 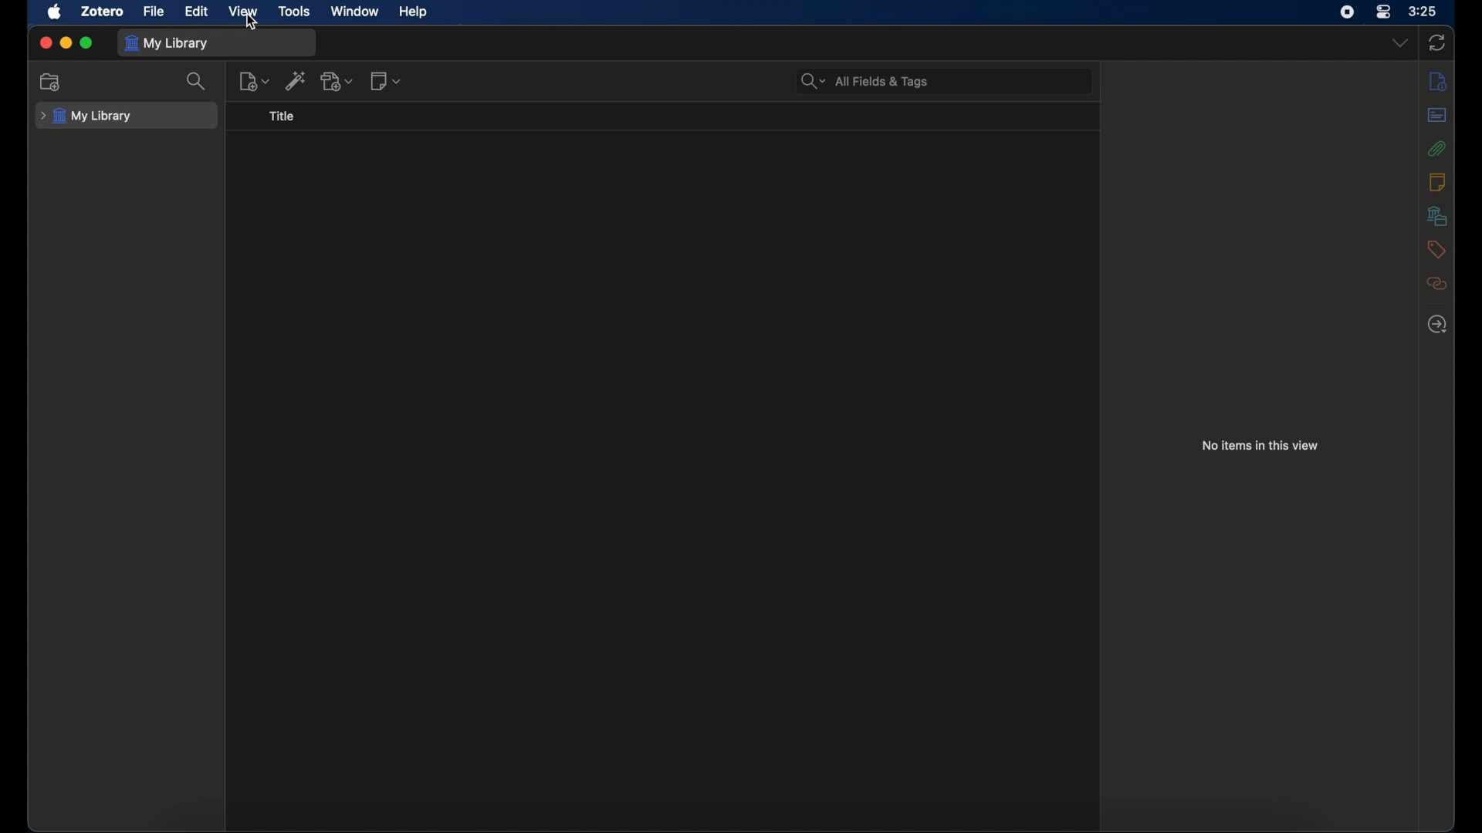 What do you see at coordinates (1437, 325) in the screenshot?
I see `locate` at bounding box center [1437, 325].